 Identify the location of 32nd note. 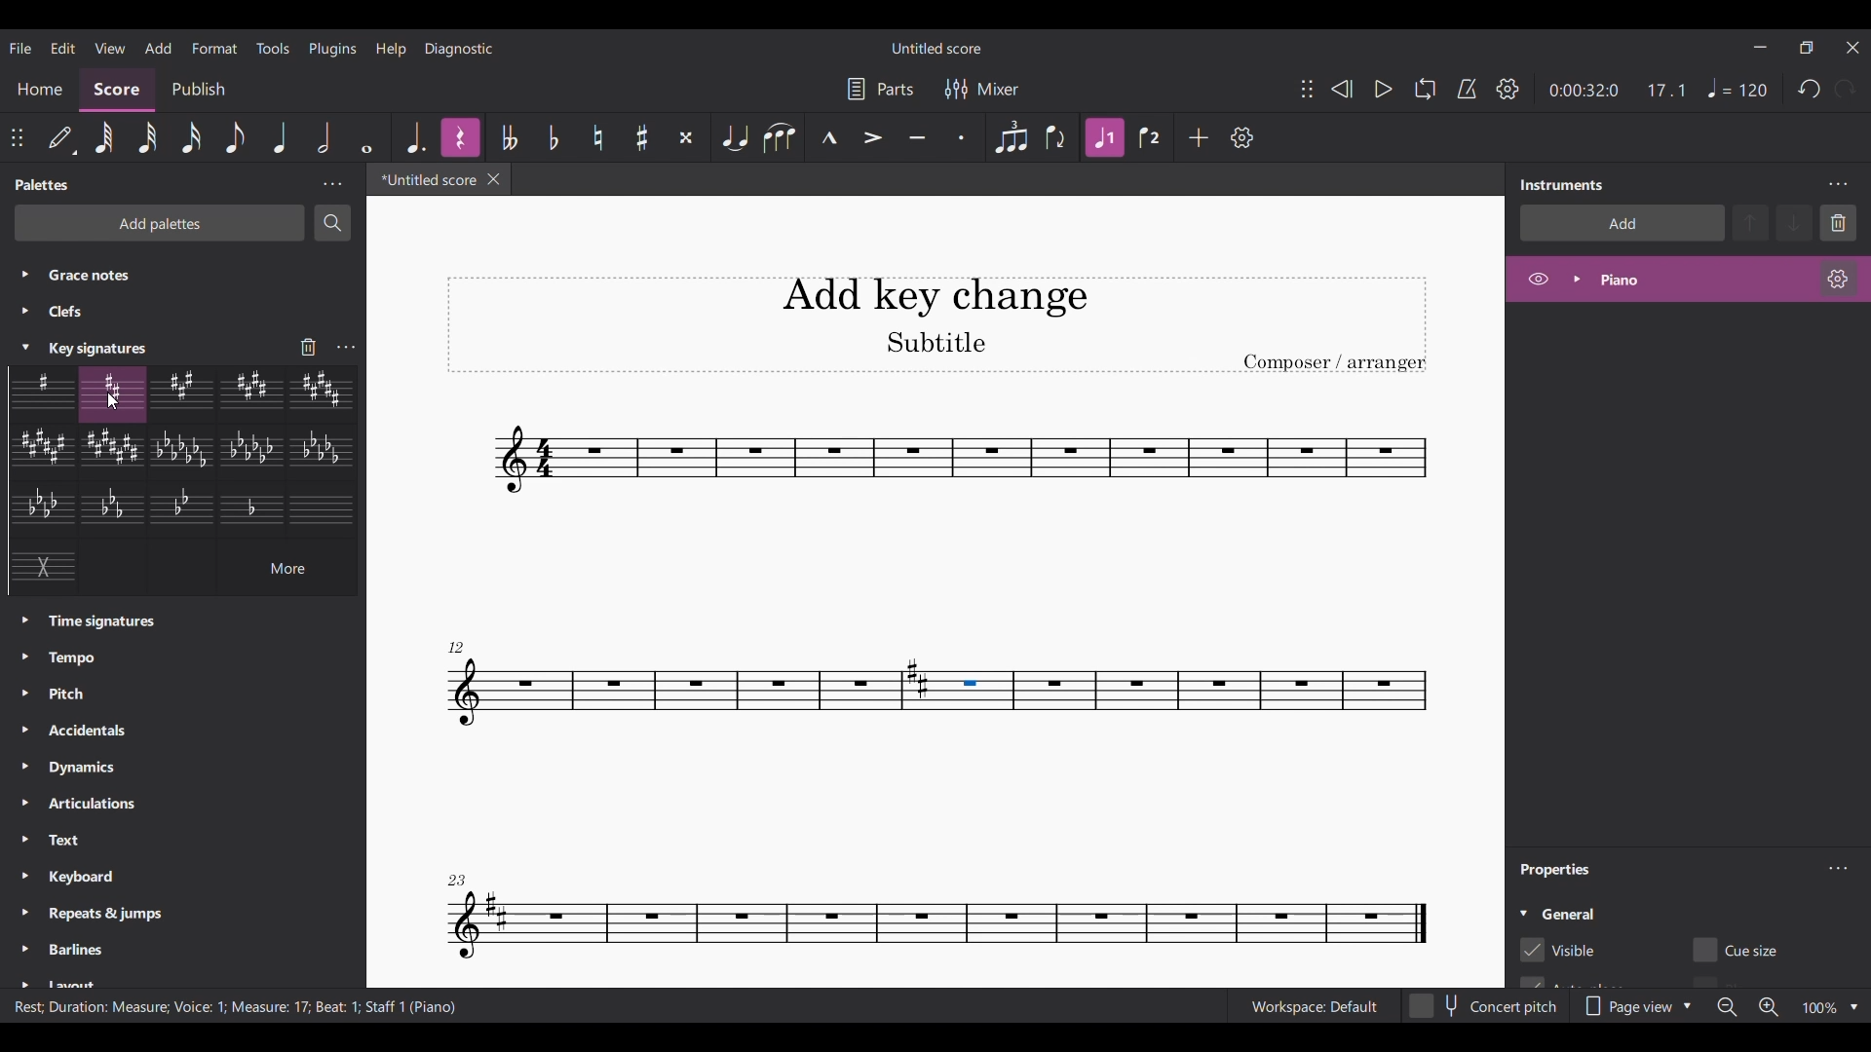
(147, 137).